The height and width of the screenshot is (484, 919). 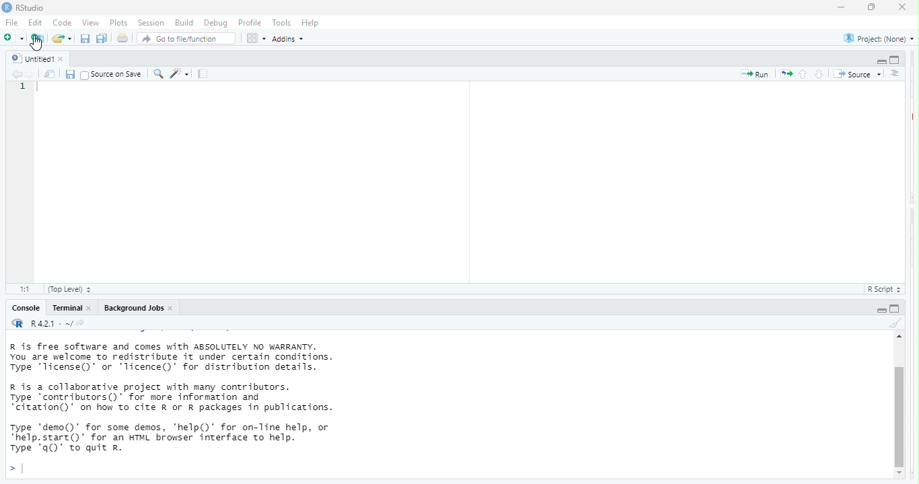 I want to click on find /replace, so click(x=158, y=74).